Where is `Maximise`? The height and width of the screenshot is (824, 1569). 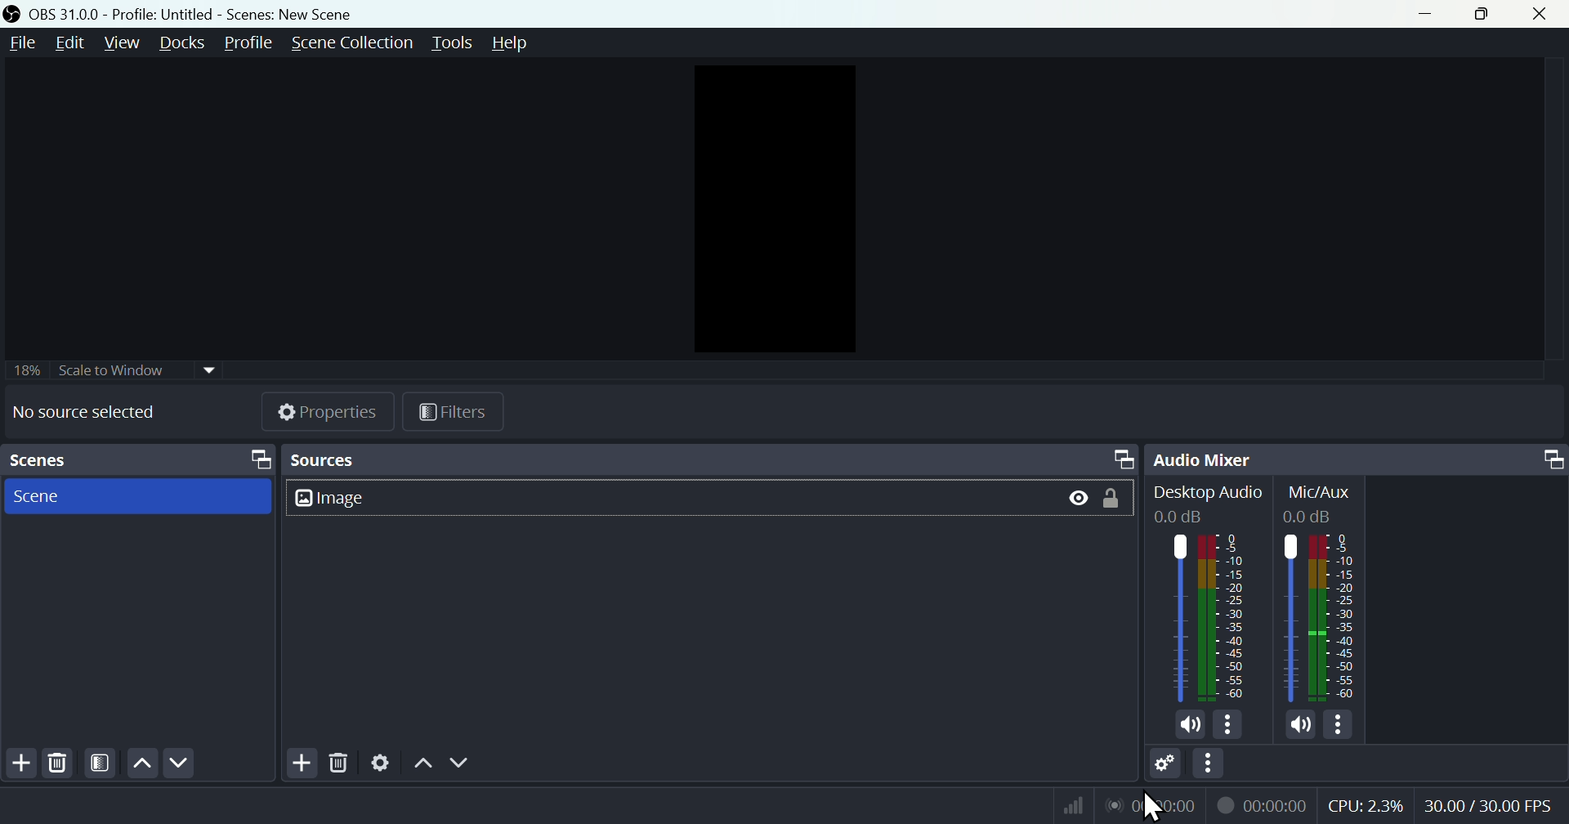
Maximise is located at coordinates (1488, 14).